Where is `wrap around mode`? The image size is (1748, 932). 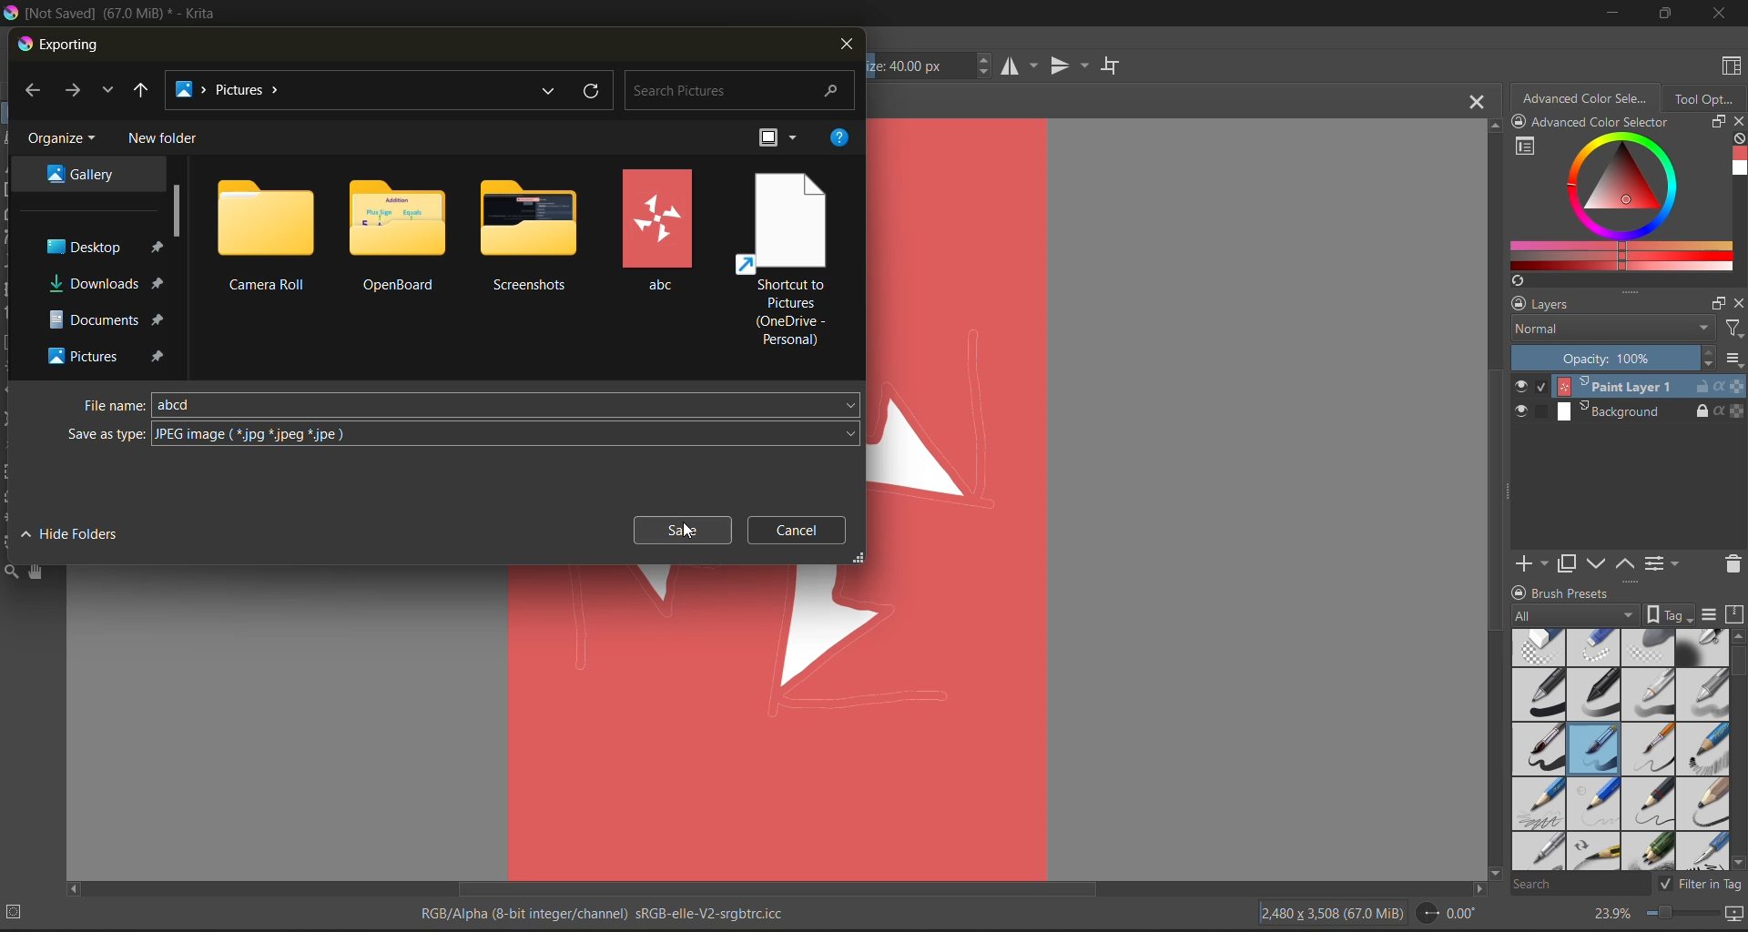
wrap around mode is located at coordinates (1112, 66).